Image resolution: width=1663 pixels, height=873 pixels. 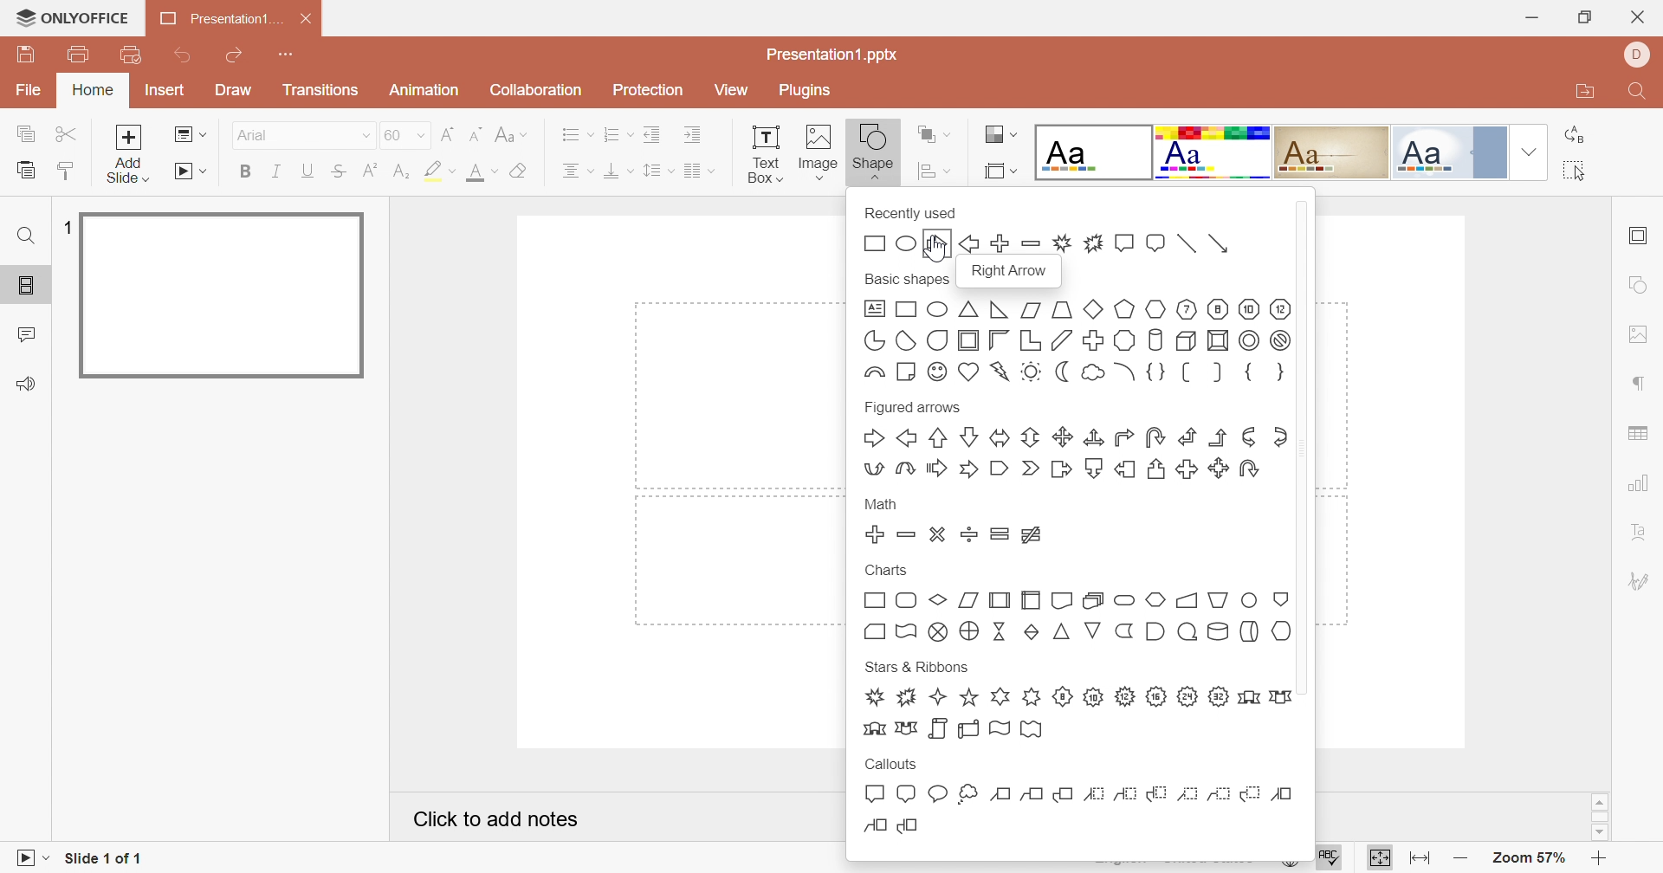 What do you see at coordinates (25, 384) in the screenshot?
I see `Feedback and support` at bounding box center [25, 384].